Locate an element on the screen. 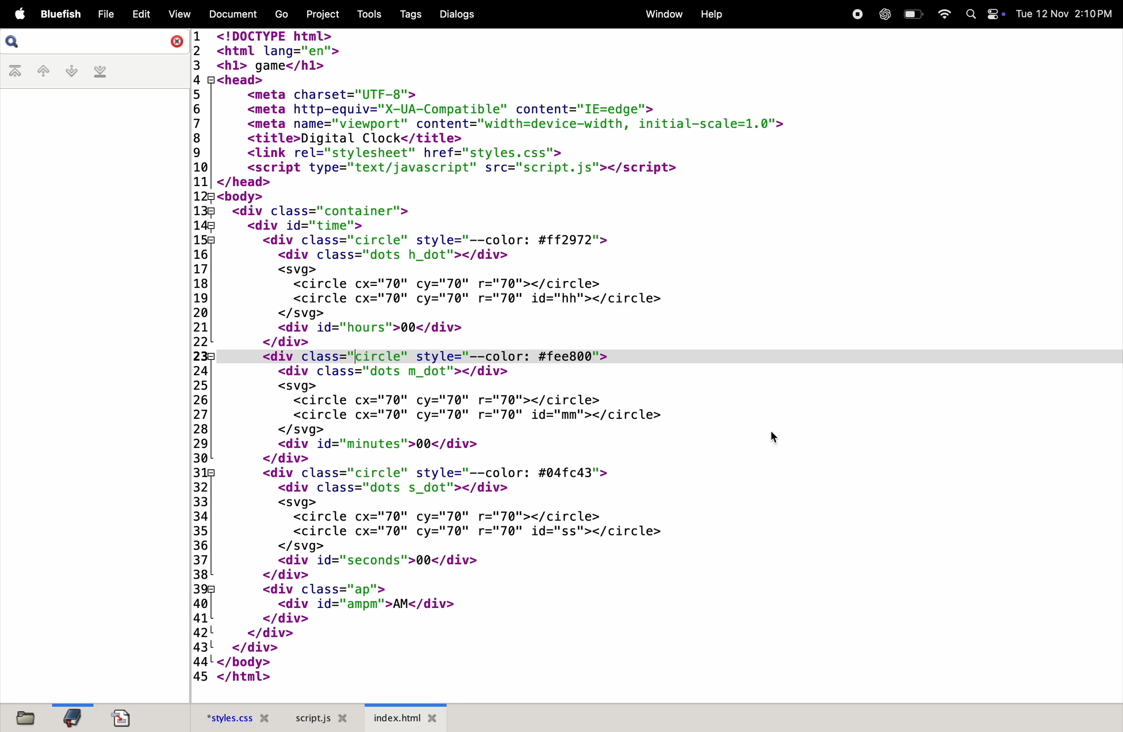  close is located at coordinates (175, 40).